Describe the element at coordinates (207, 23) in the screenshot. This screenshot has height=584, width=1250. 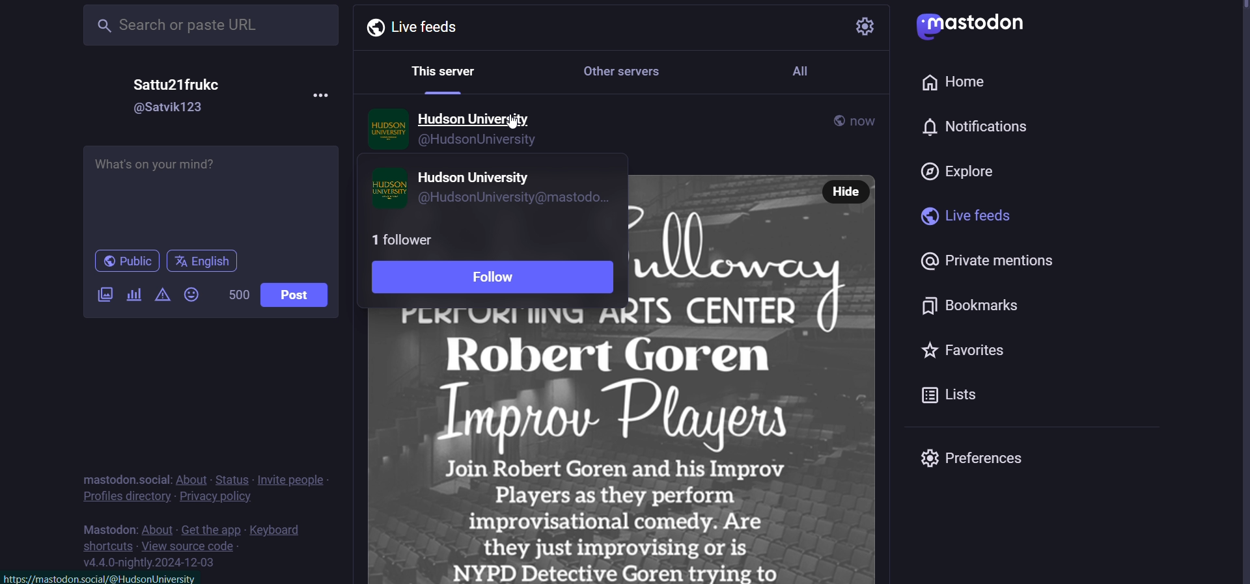
I see `Search or paste URL` at that location.